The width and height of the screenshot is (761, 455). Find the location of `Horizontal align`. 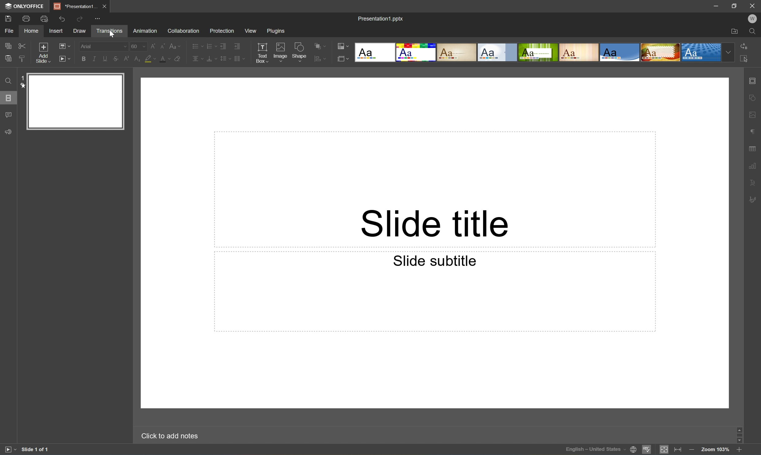

Horizontal align is located at coordinates (198, 58).